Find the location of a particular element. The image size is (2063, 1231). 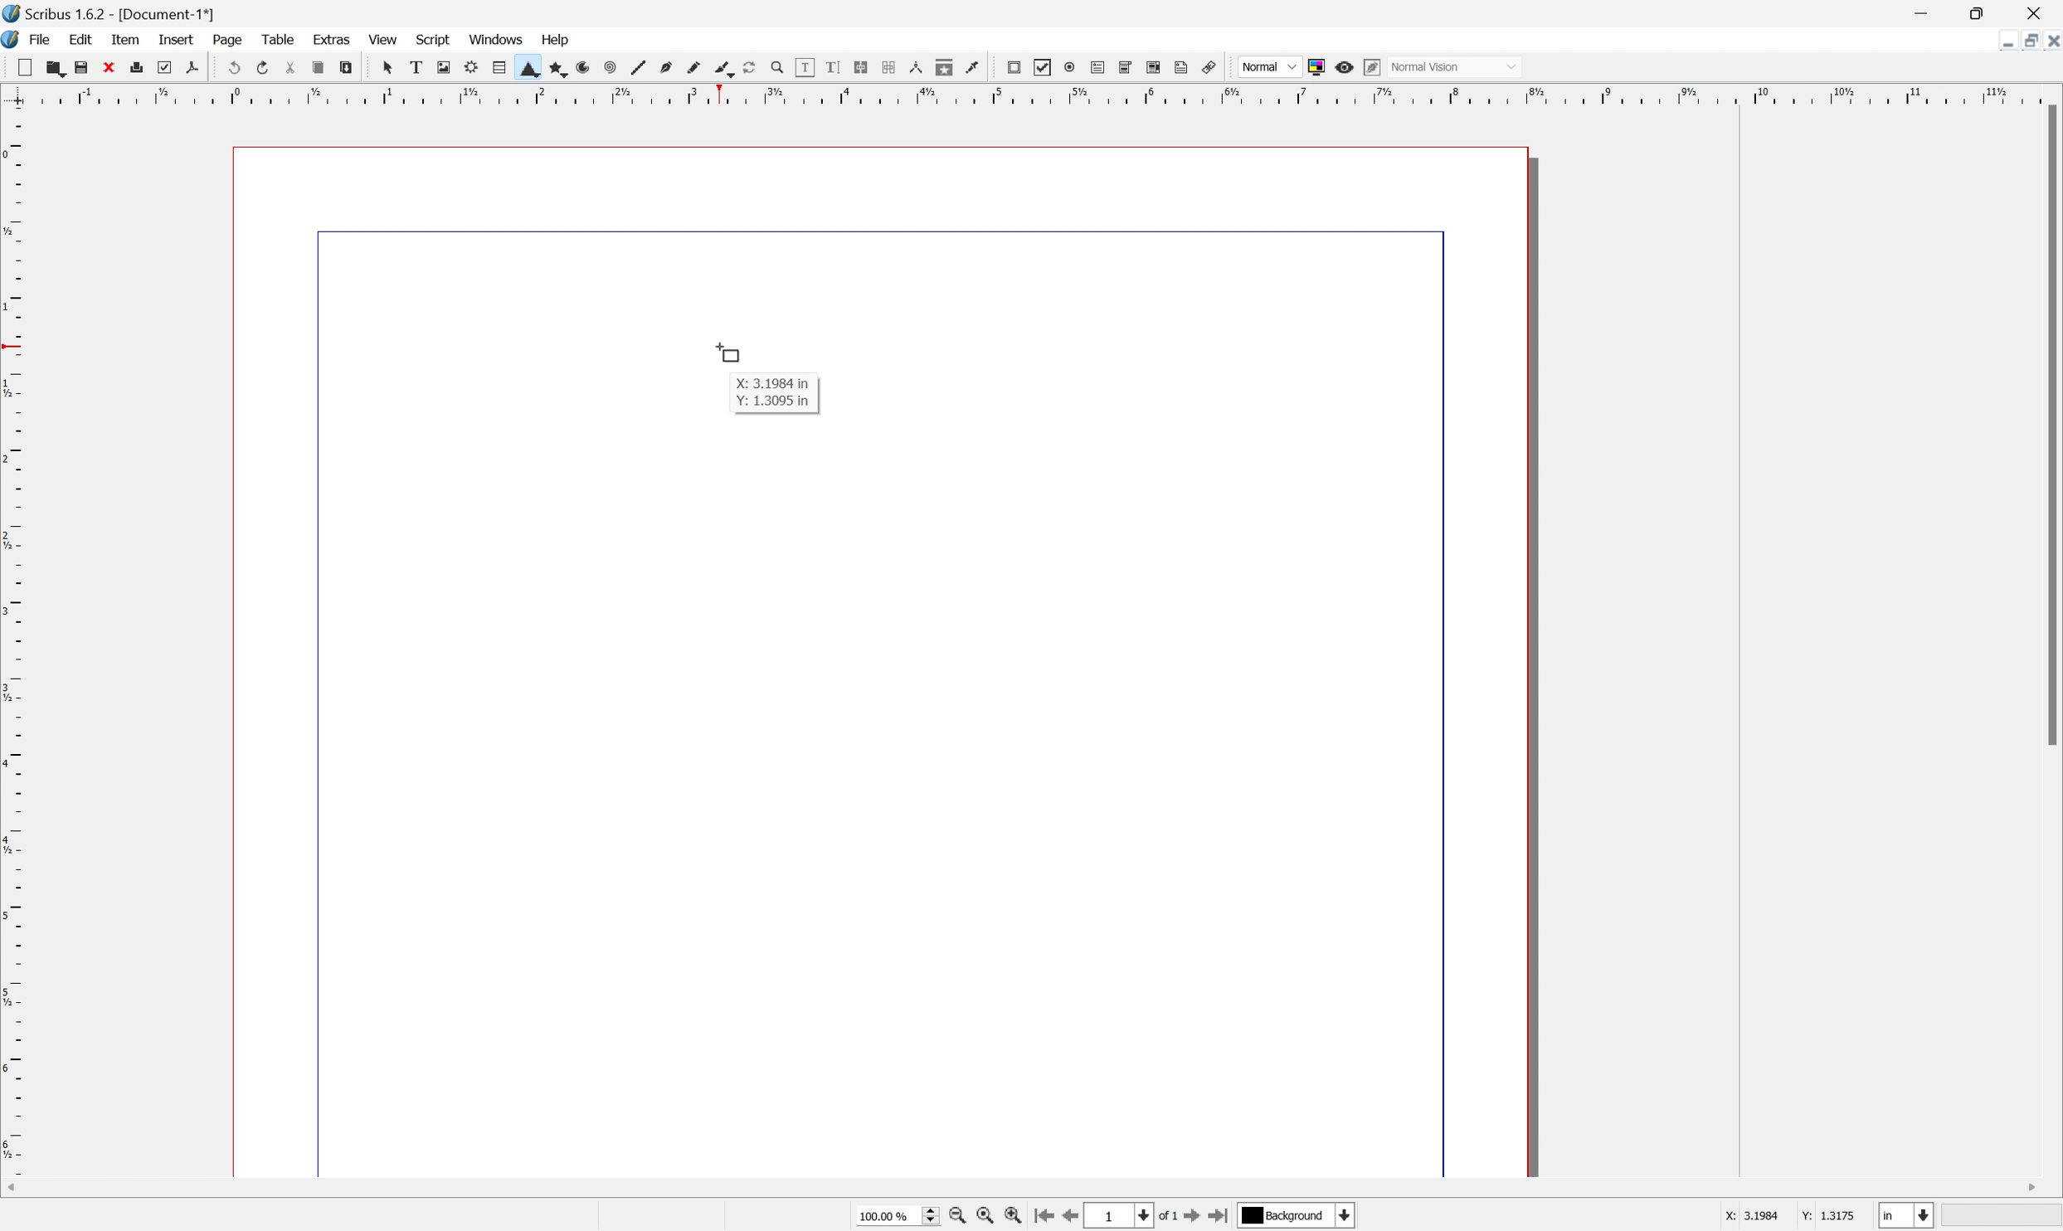

PDF combo box is located at coordinates (1126, 68).